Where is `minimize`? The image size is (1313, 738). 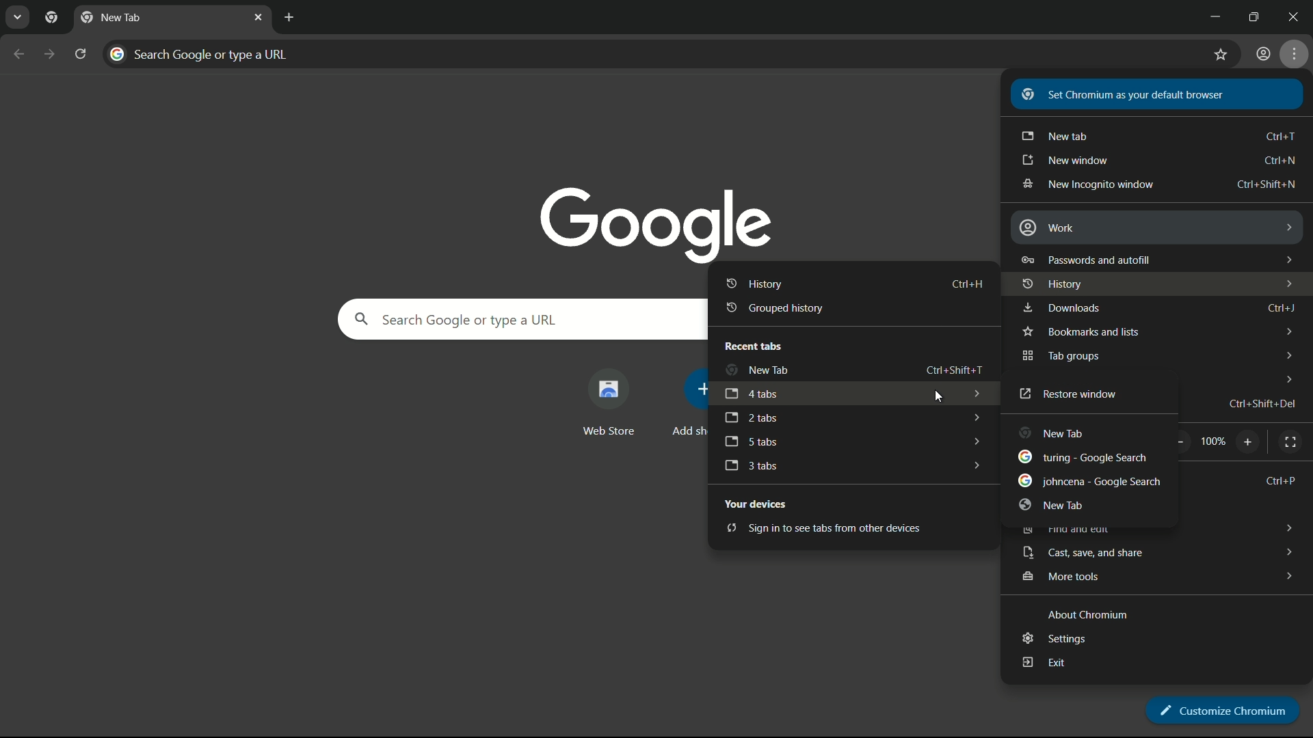 minimize is located at coordinates (1216, 16).